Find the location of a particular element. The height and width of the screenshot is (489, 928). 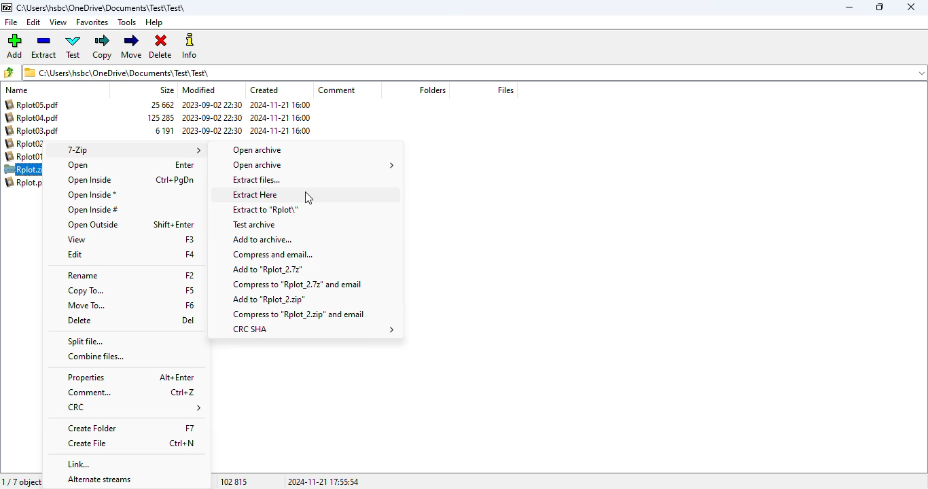

add is located at coordinates (14, 46).